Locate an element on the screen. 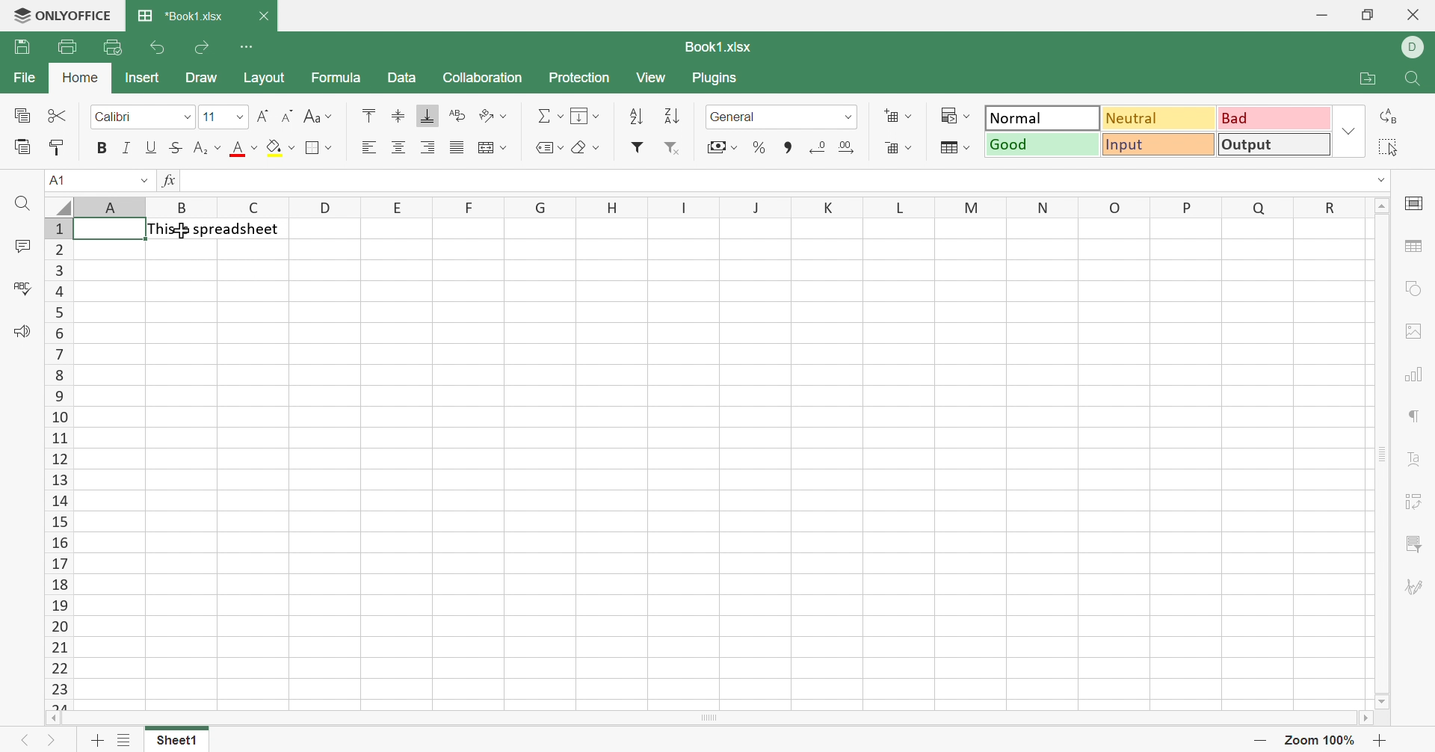 The height and width of the screenshot is (752, 1435). Align Middle is located at coordinates (398, 115).